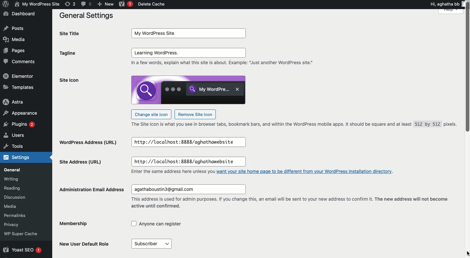 The height and width of the screenshot is (258, 470). What do you see at coordinates (22, 249) in the screenshot?
I see ` Yoast SEO 1` at bounding box center [22, 249].